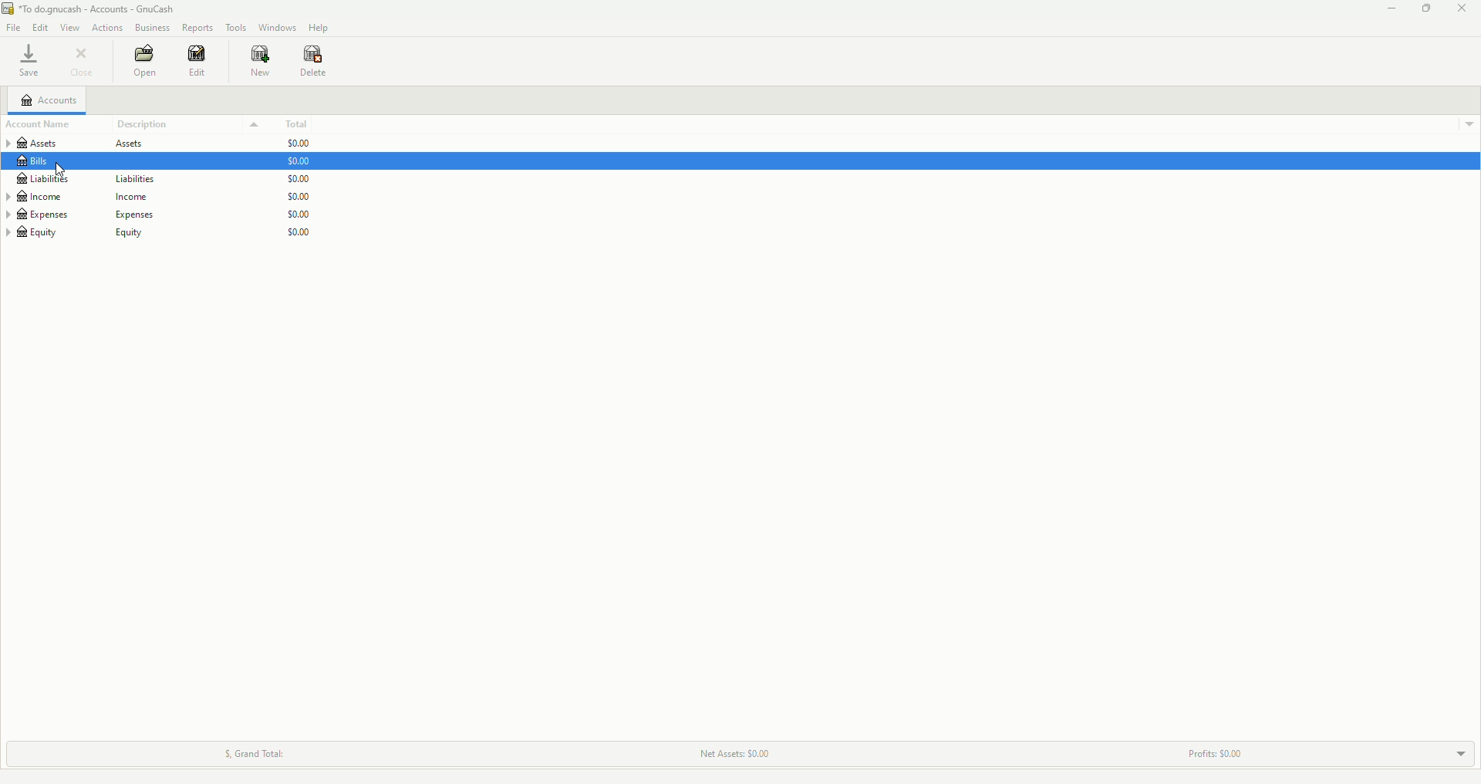 This screenshot has height=784, width=1481. Describe the element at coordinates (734, 753) in the screenshot. I see `Net Assets` at that location.